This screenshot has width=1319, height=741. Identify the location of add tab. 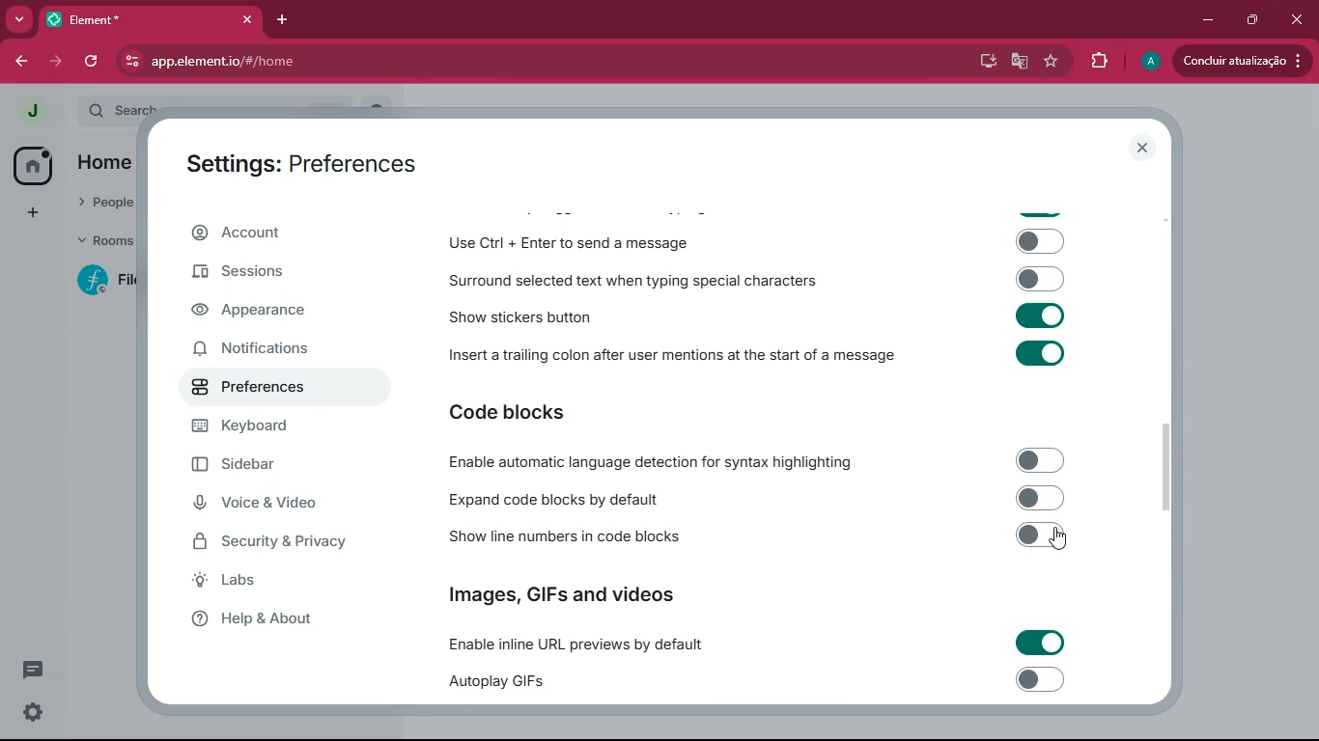
(280, 21).